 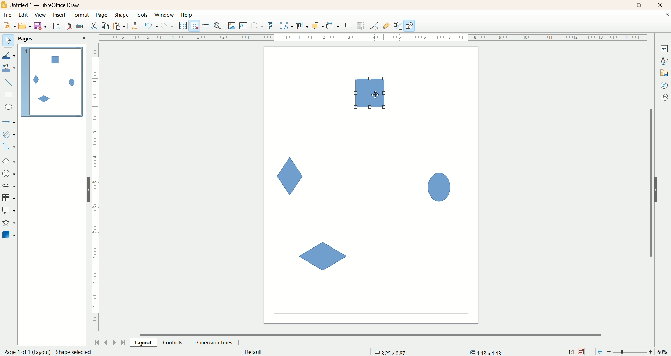 What do you see at coordinates (52, 82) in the screenshot?
I see `page1` at bounding box center [52, 82].